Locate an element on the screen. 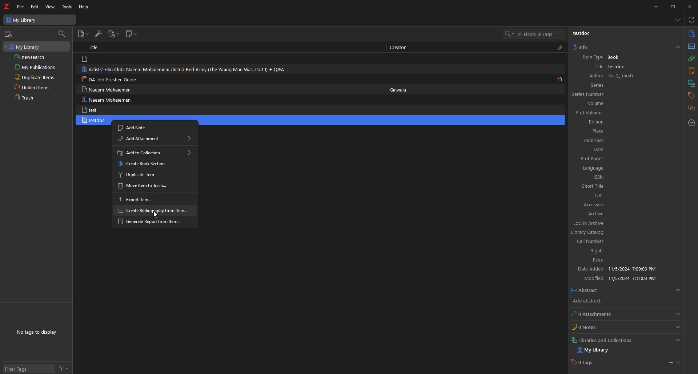 This screenshot has height=374, width=698. list all items is located at coordinates (678, 20).